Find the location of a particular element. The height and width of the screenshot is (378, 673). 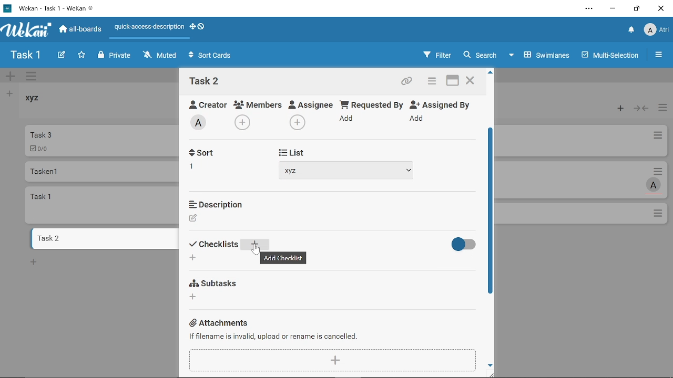

Description is located at coordinates (216, 203).